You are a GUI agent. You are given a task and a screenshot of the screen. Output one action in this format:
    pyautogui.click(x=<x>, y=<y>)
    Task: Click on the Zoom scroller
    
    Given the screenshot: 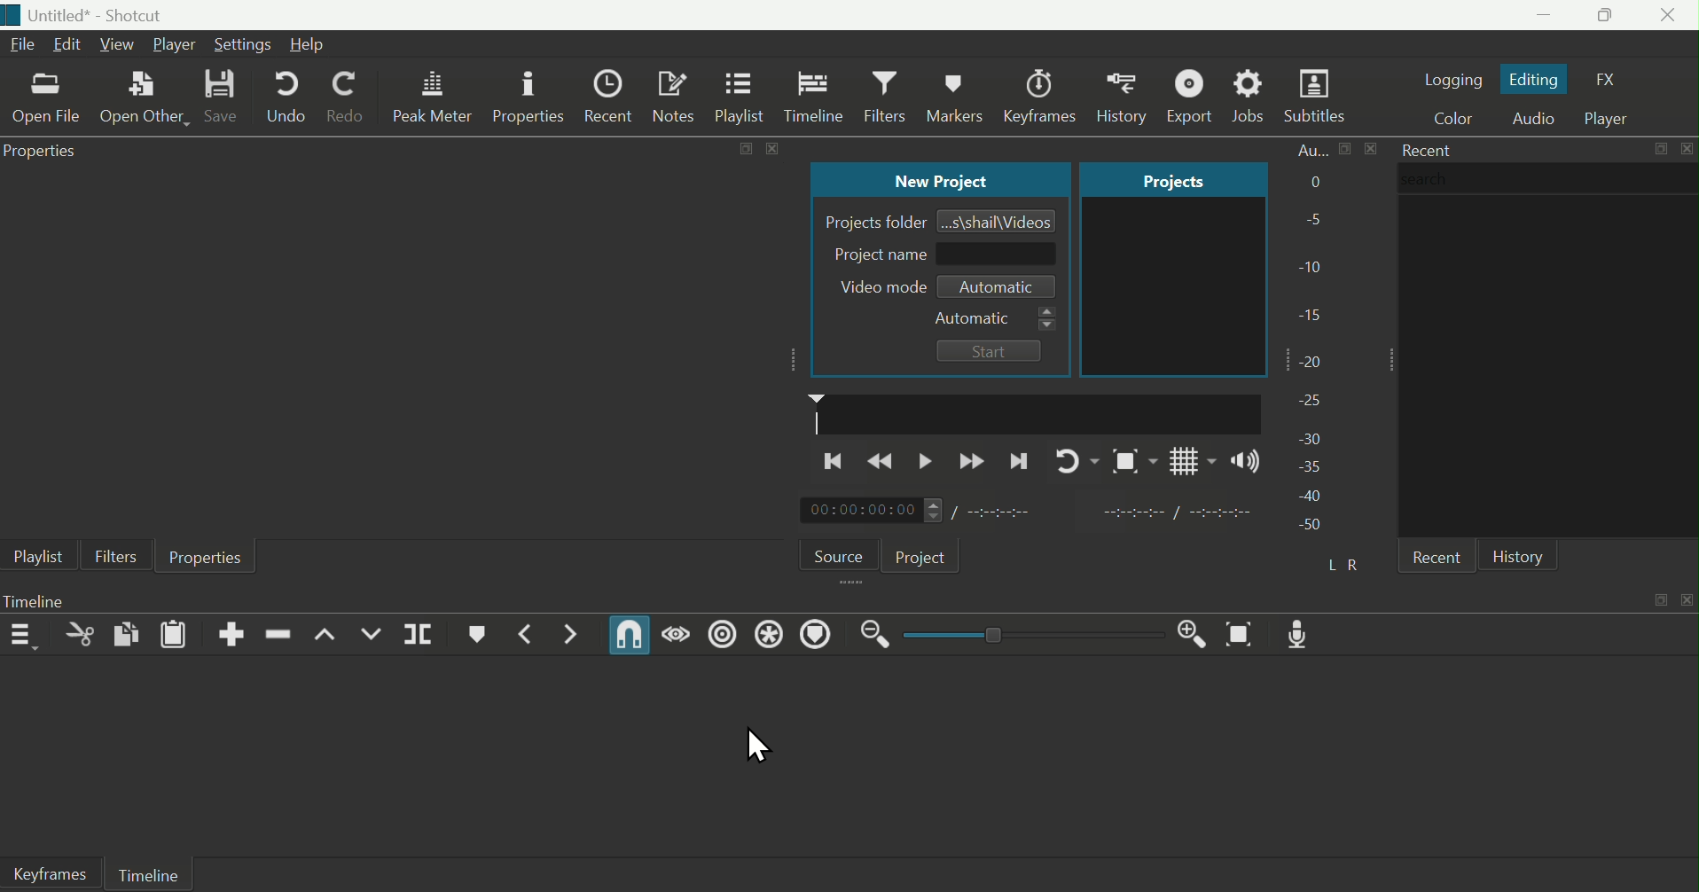 What is the action you would take?
    pyautogui.click(x=1028, y=633)
    